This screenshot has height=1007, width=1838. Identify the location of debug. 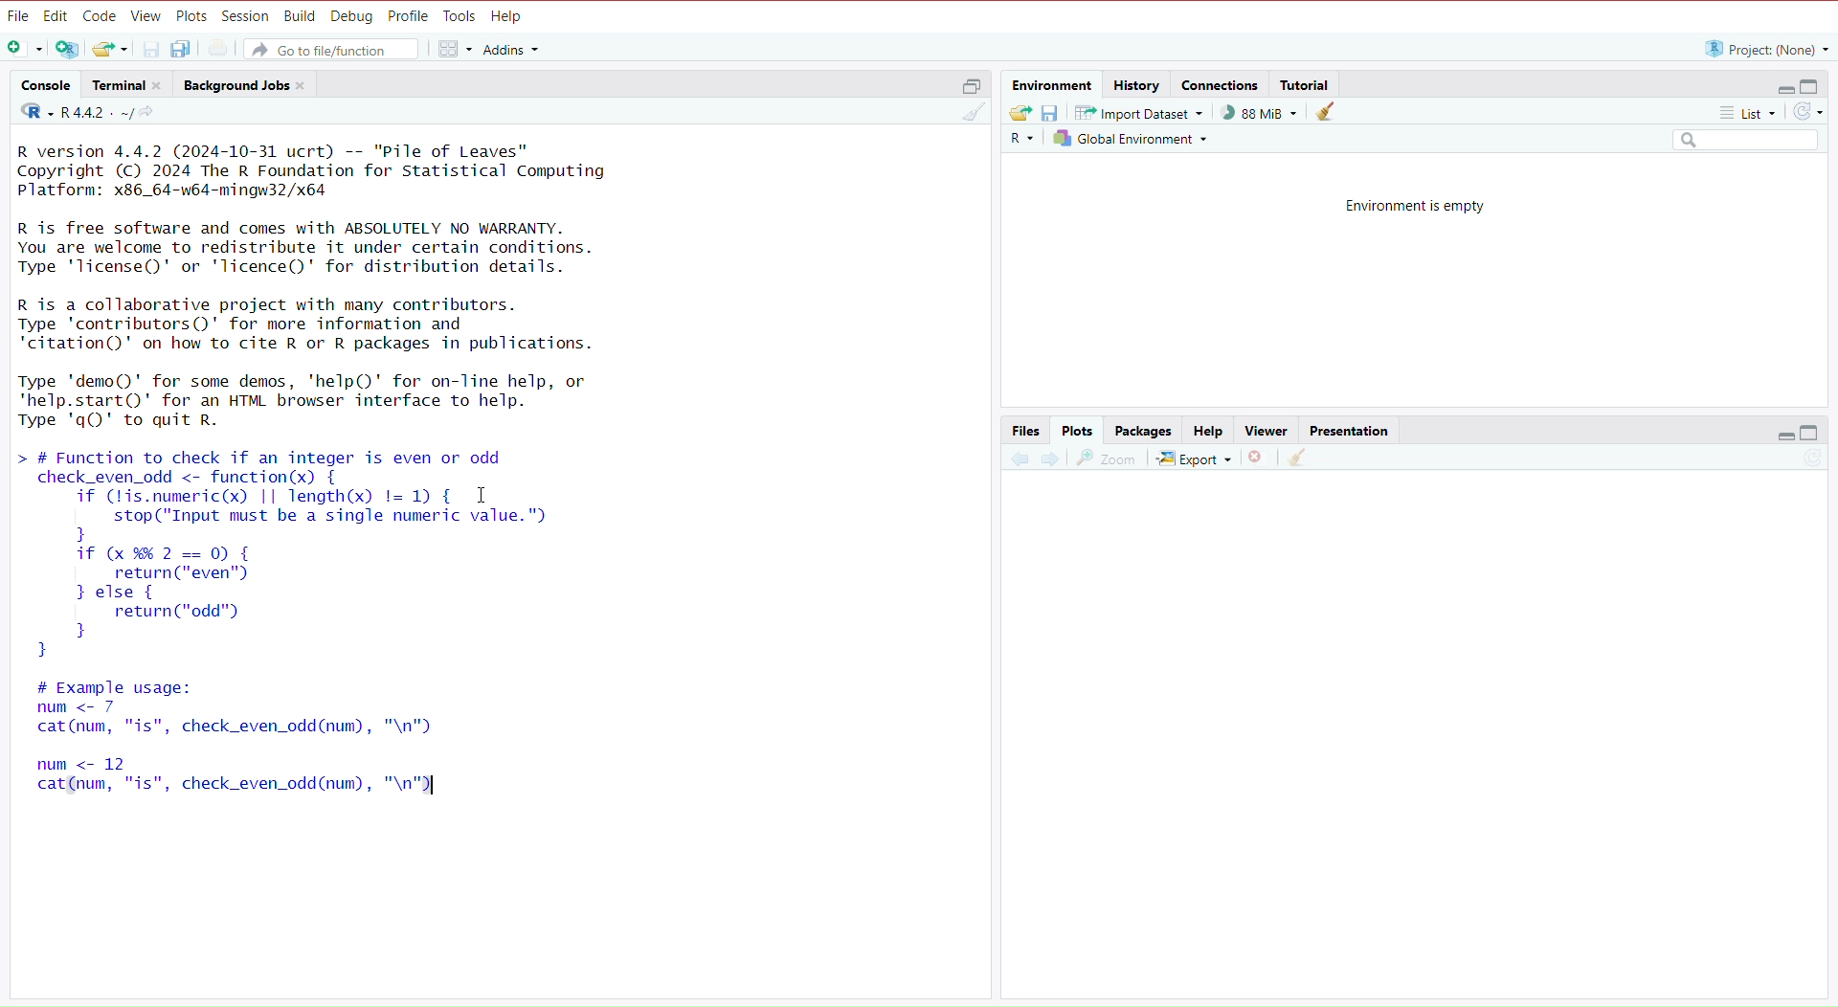
(352, 17).